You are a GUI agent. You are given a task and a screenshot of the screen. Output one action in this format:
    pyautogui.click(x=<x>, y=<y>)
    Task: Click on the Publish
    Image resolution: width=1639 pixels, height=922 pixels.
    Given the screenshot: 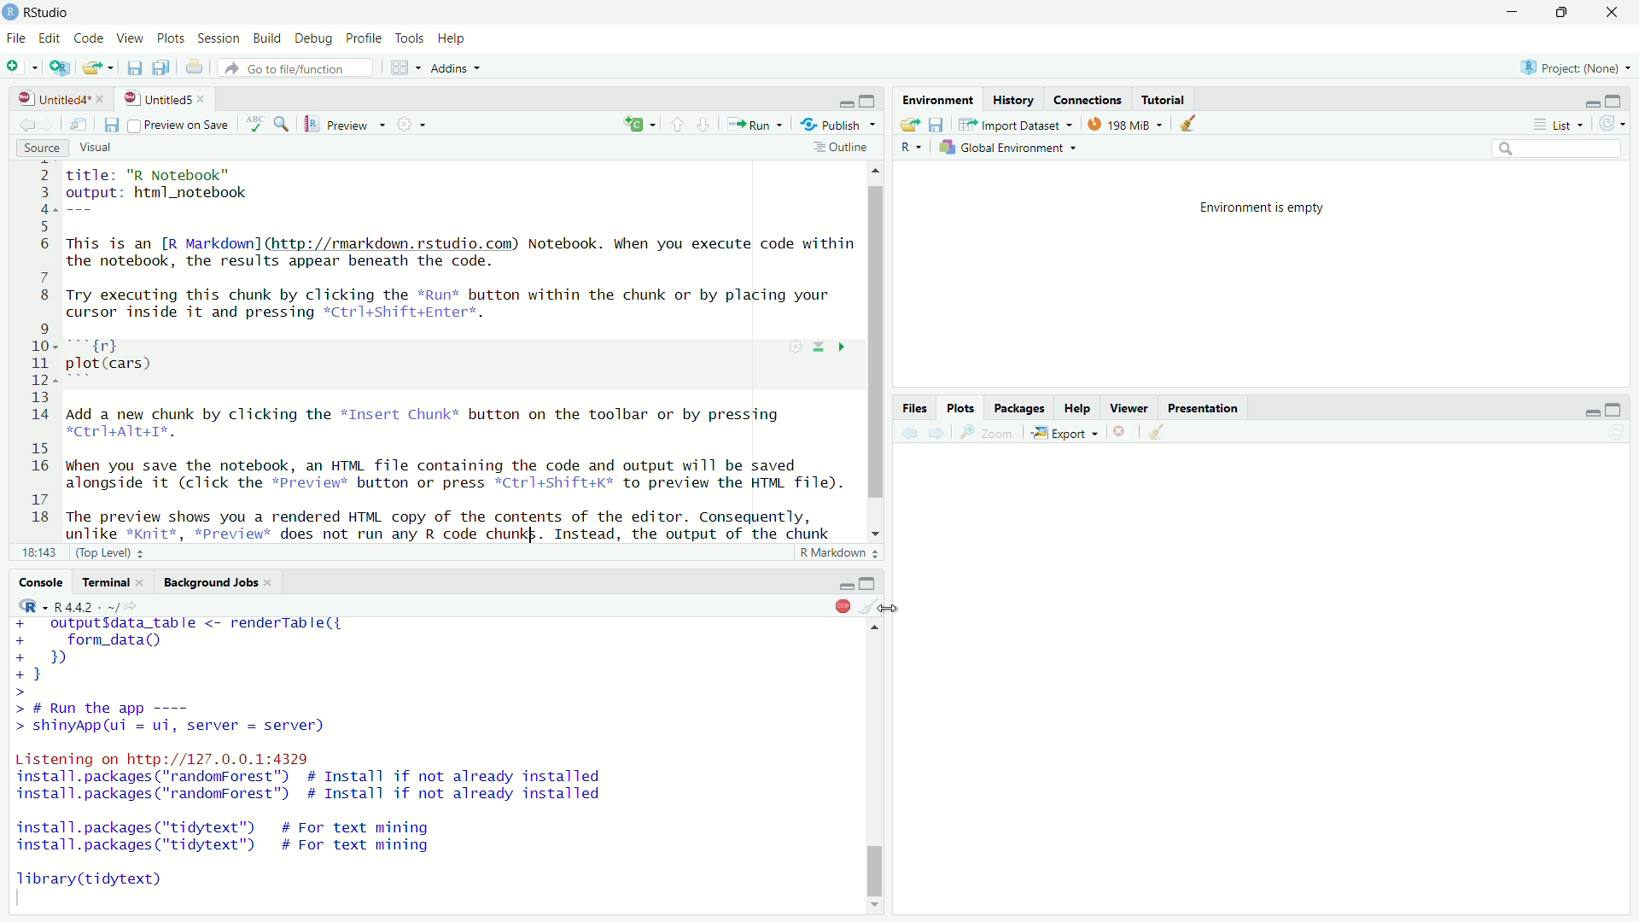 What is the action you would take?
    pyautogui.click(x=838, y=125)
    